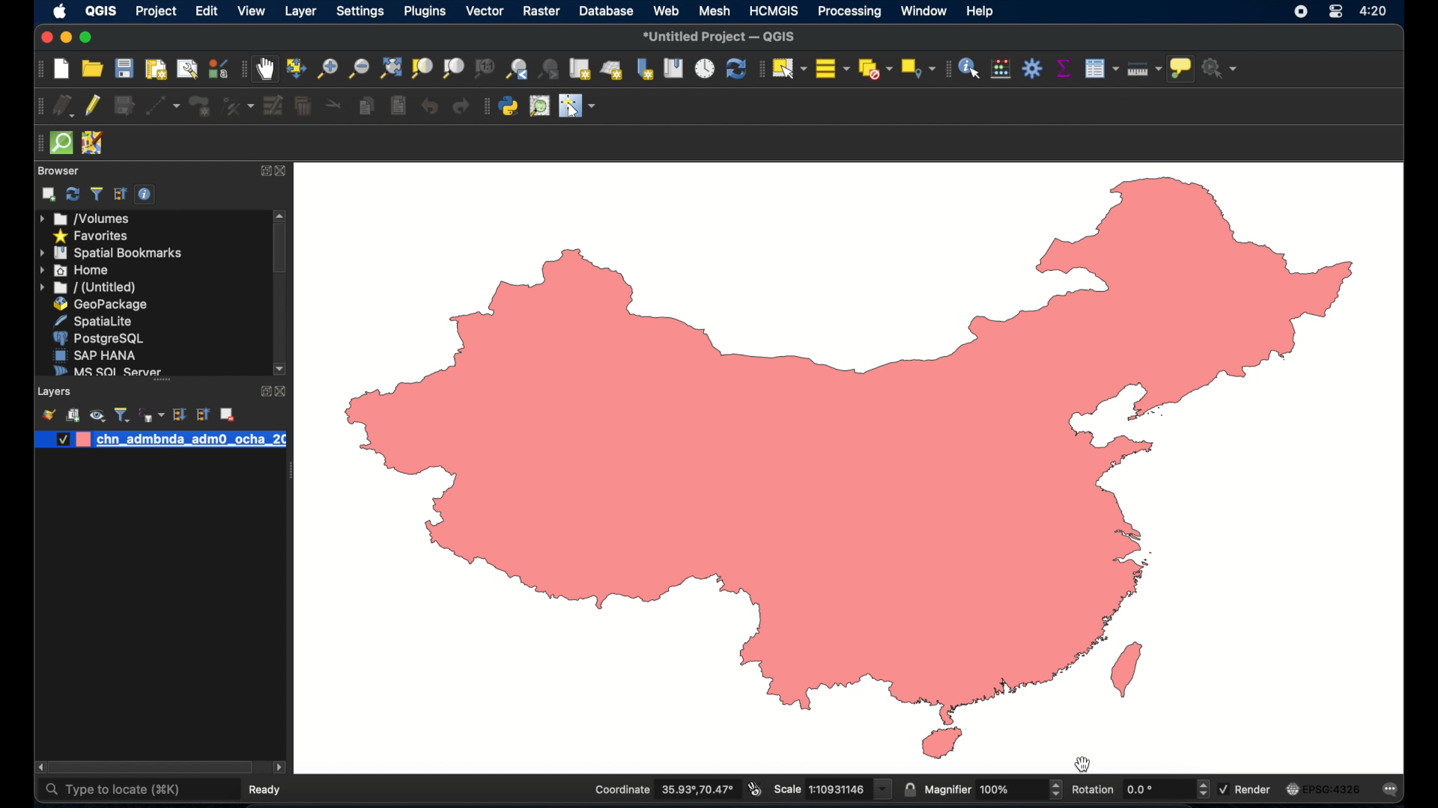 The width and height of the screenshot is (1438, 808). I want to click on identify features, so click(968, 70).